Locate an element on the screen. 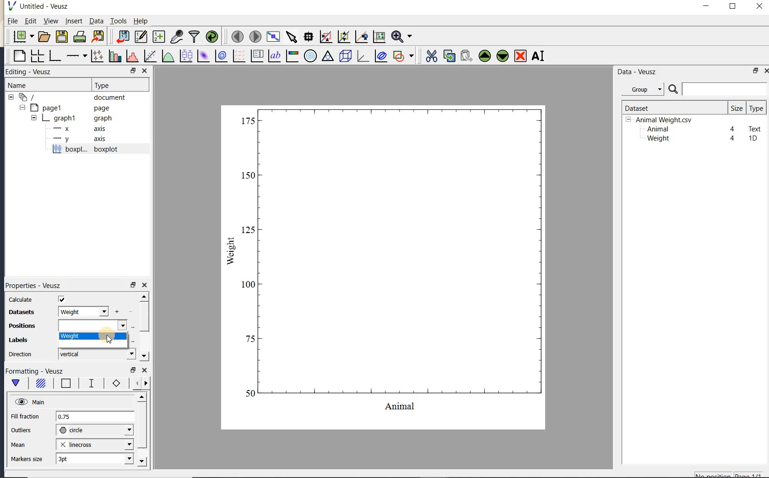 Image resolution: width=769 pixels, height=478 pixels. search datasets is located at coordinates (718, 89).